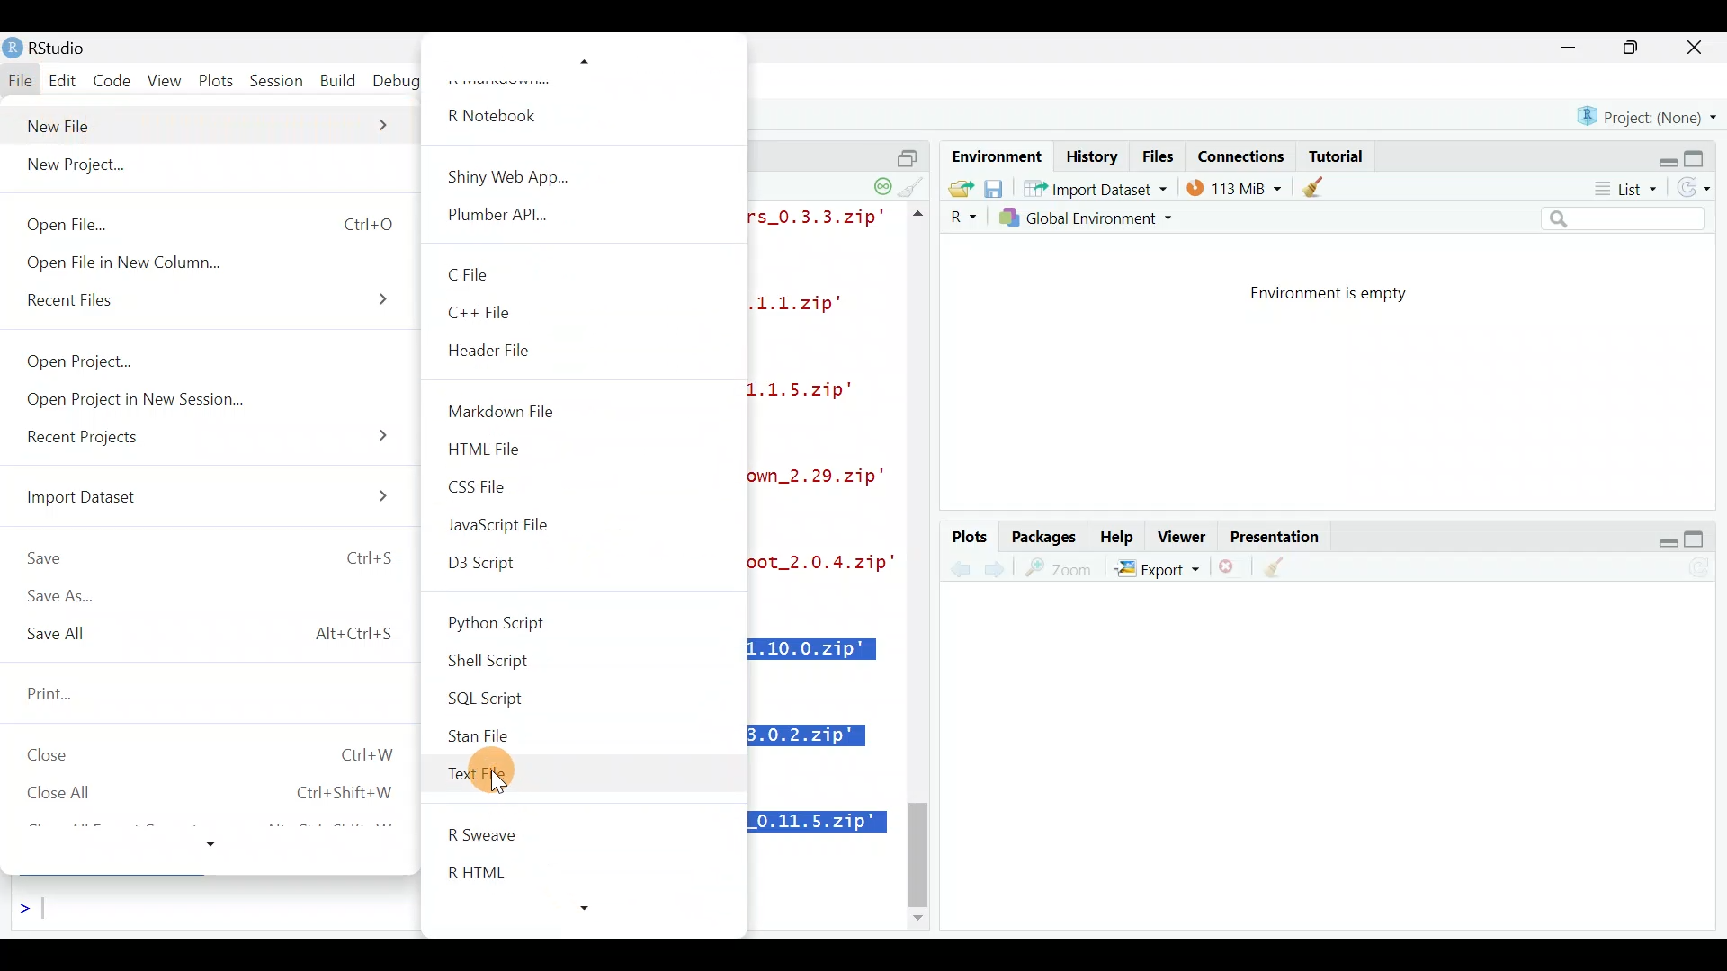  What do you see at coordinates (21, 80) in the screenshot?
I see `File` at bounding box center [21, 80].